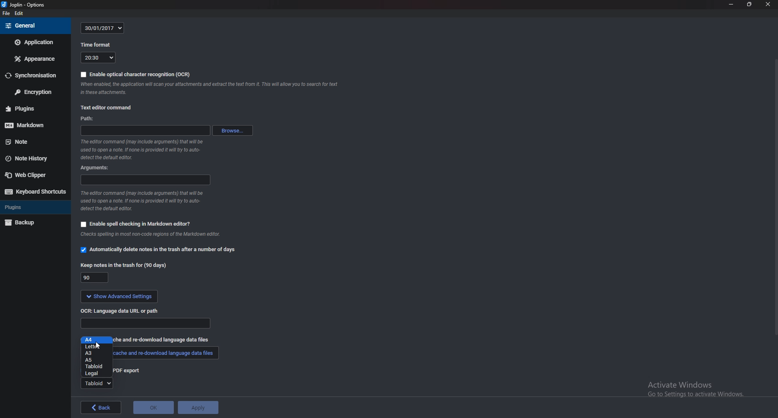 The image size is (778, 418). What do you see at coordinates (154, 234) in the screenshot?
I see `info` at bounding box center [154, 234].